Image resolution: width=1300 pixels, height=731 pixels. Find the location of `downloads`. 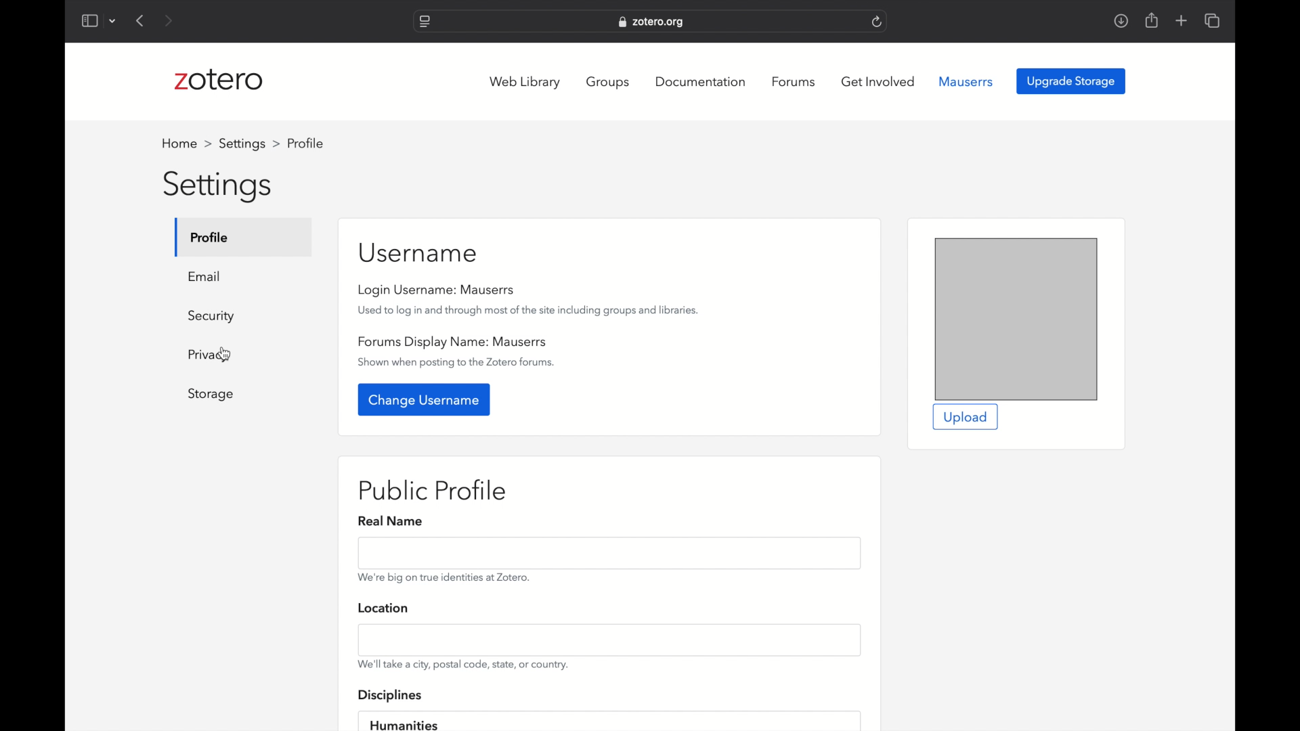

downloads is located at coordinates (1121, 20).